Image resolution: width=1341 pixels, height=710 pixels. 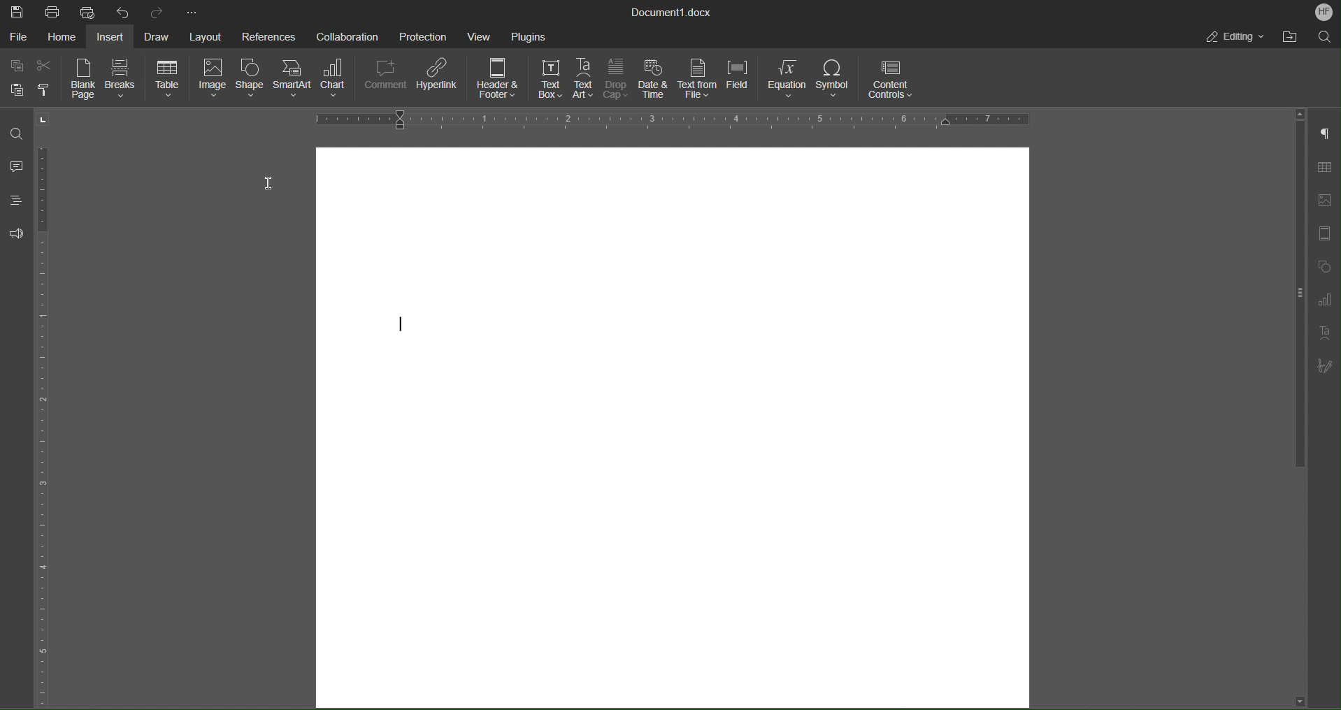 I want to click on Blank page, so click(x=671, y=428).